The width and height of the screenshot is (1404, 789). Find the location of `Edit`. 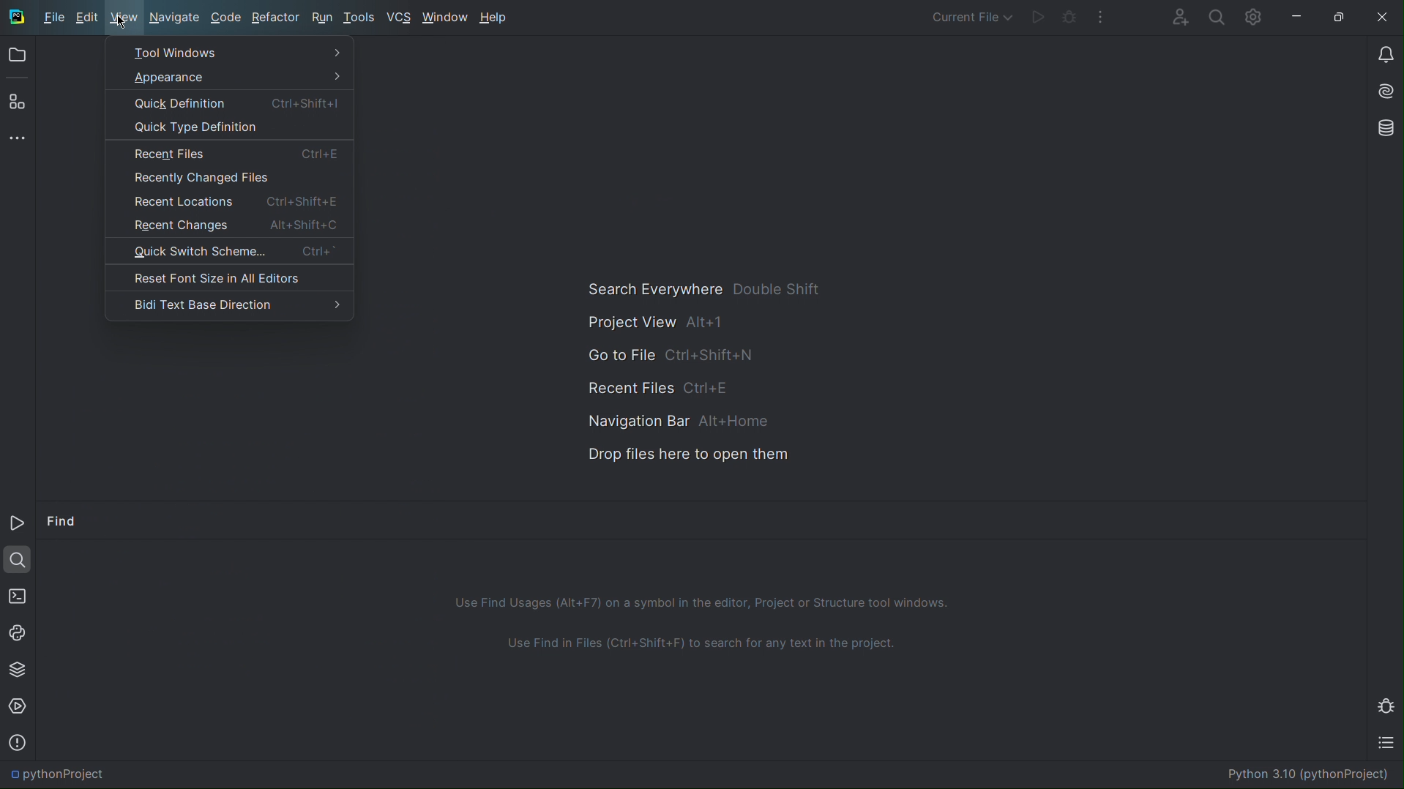

Edit is located at coordinates (89, 18).